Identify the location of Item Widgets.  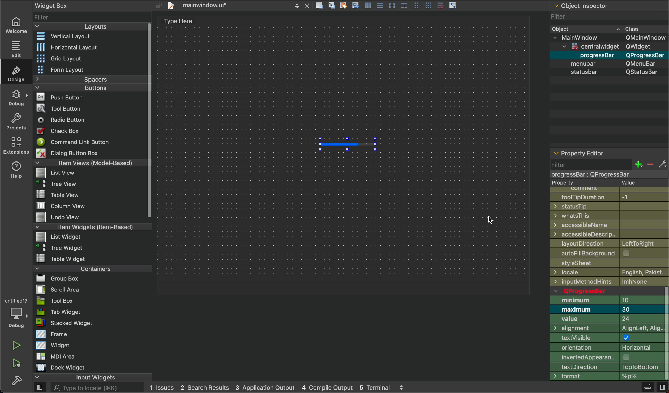
(84, 226).